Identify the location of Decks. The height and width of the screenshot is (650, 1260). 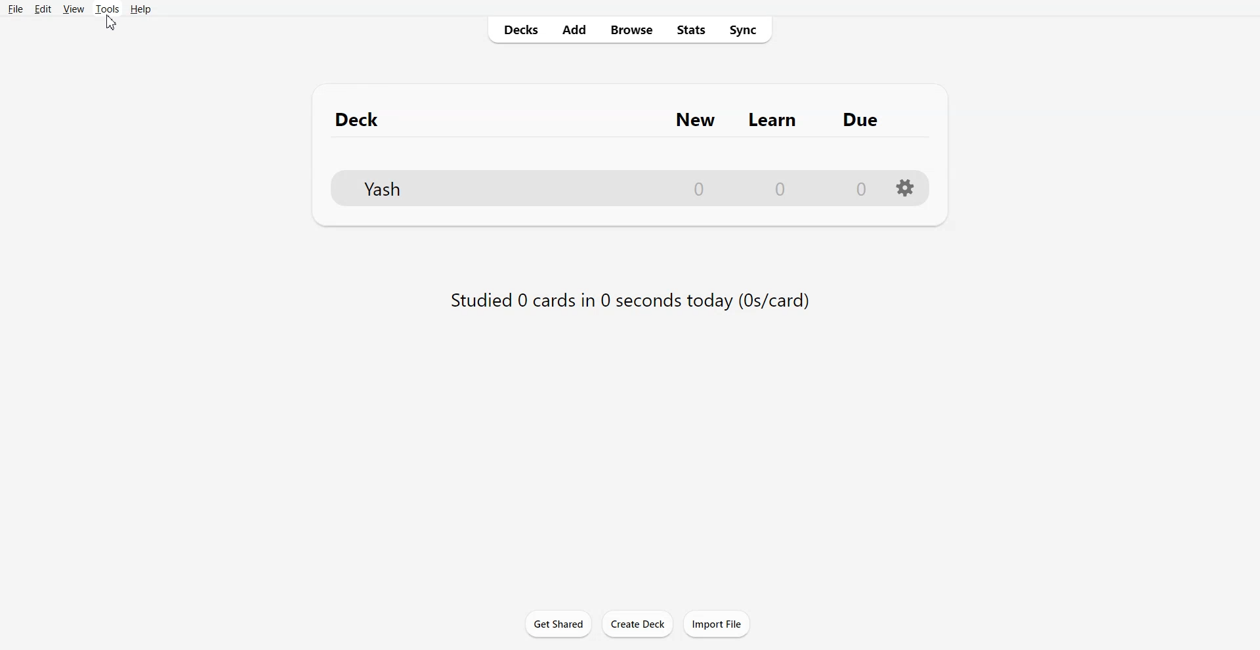
(516, 30).